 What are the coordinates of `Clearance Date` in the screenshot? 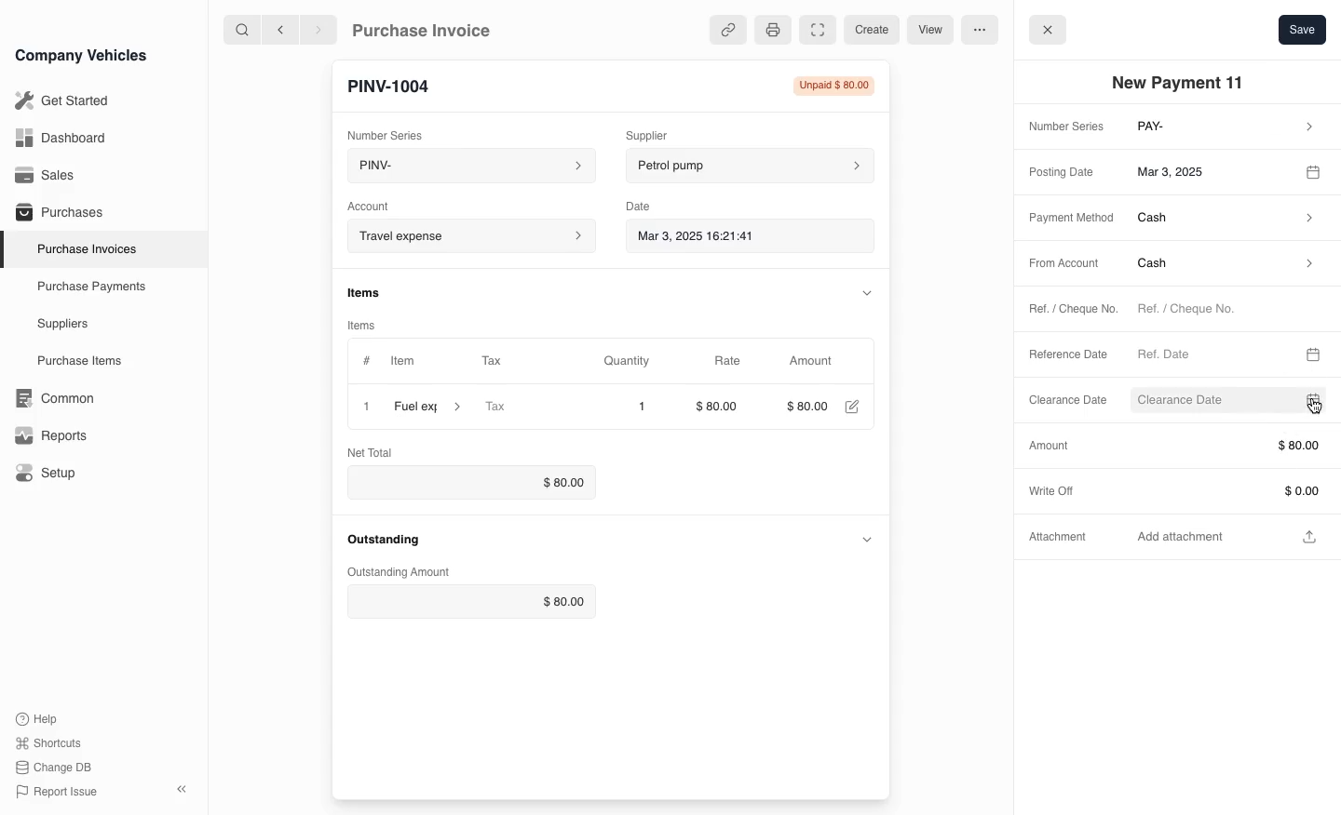 It's located at (1202, 401).